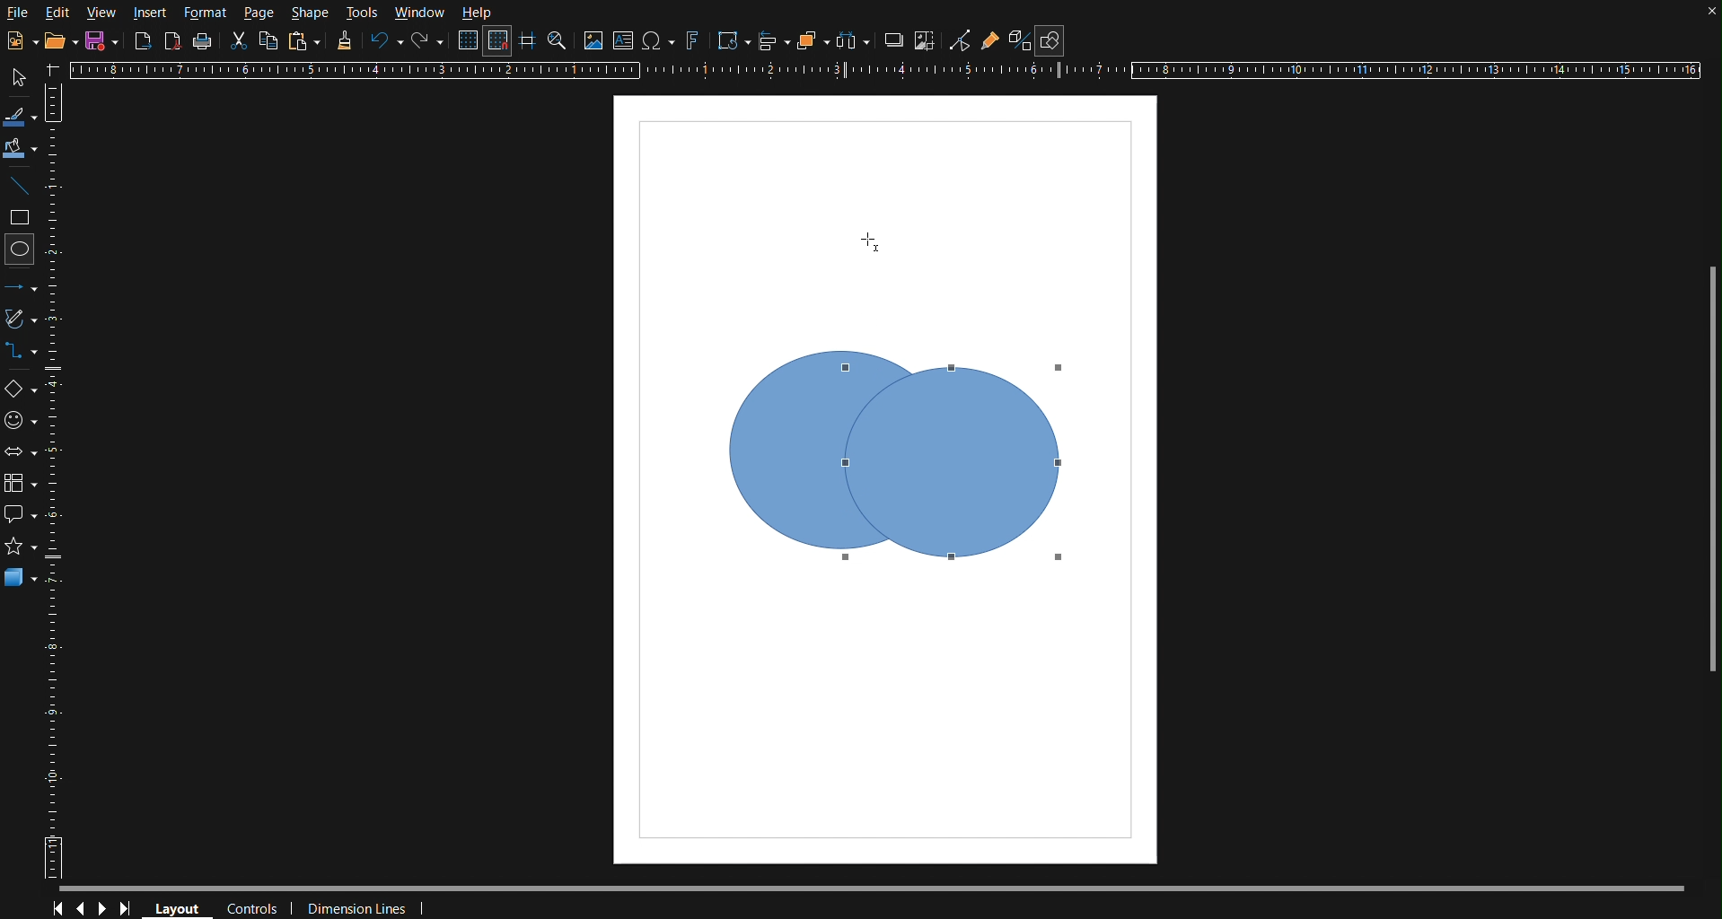  What do you see at coordinates (990, 42) in the screenshot?
I see `Gluepoint Function` at bounding box center [990, 42].